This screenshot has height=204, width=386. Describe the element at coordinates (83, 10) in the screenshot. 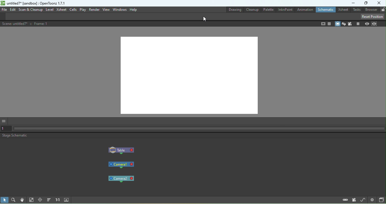

I see `Play` at that location.